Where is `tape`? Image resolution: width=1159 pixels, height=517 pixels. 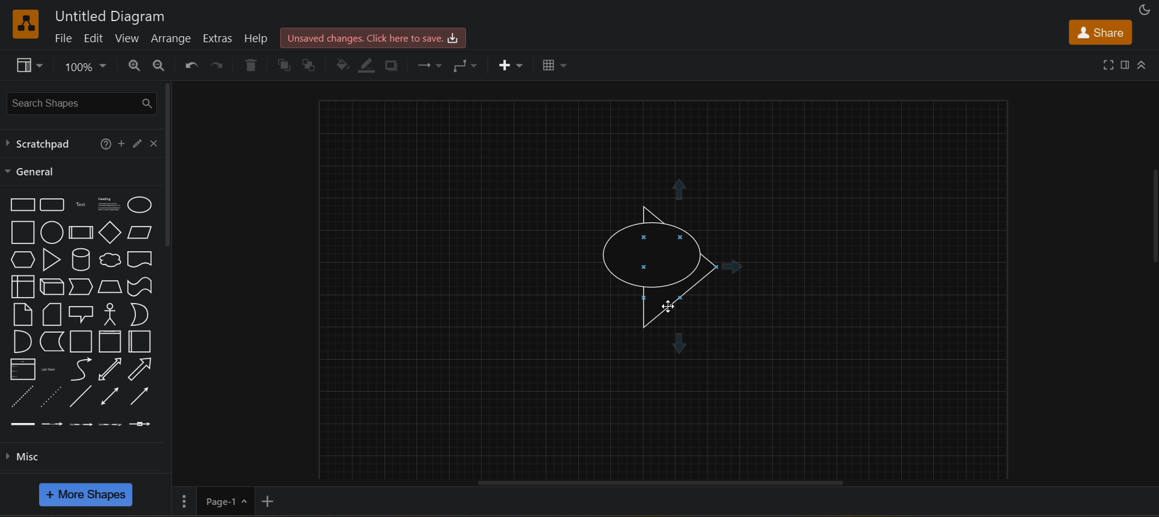 tape is located at coordinates (140, 287).